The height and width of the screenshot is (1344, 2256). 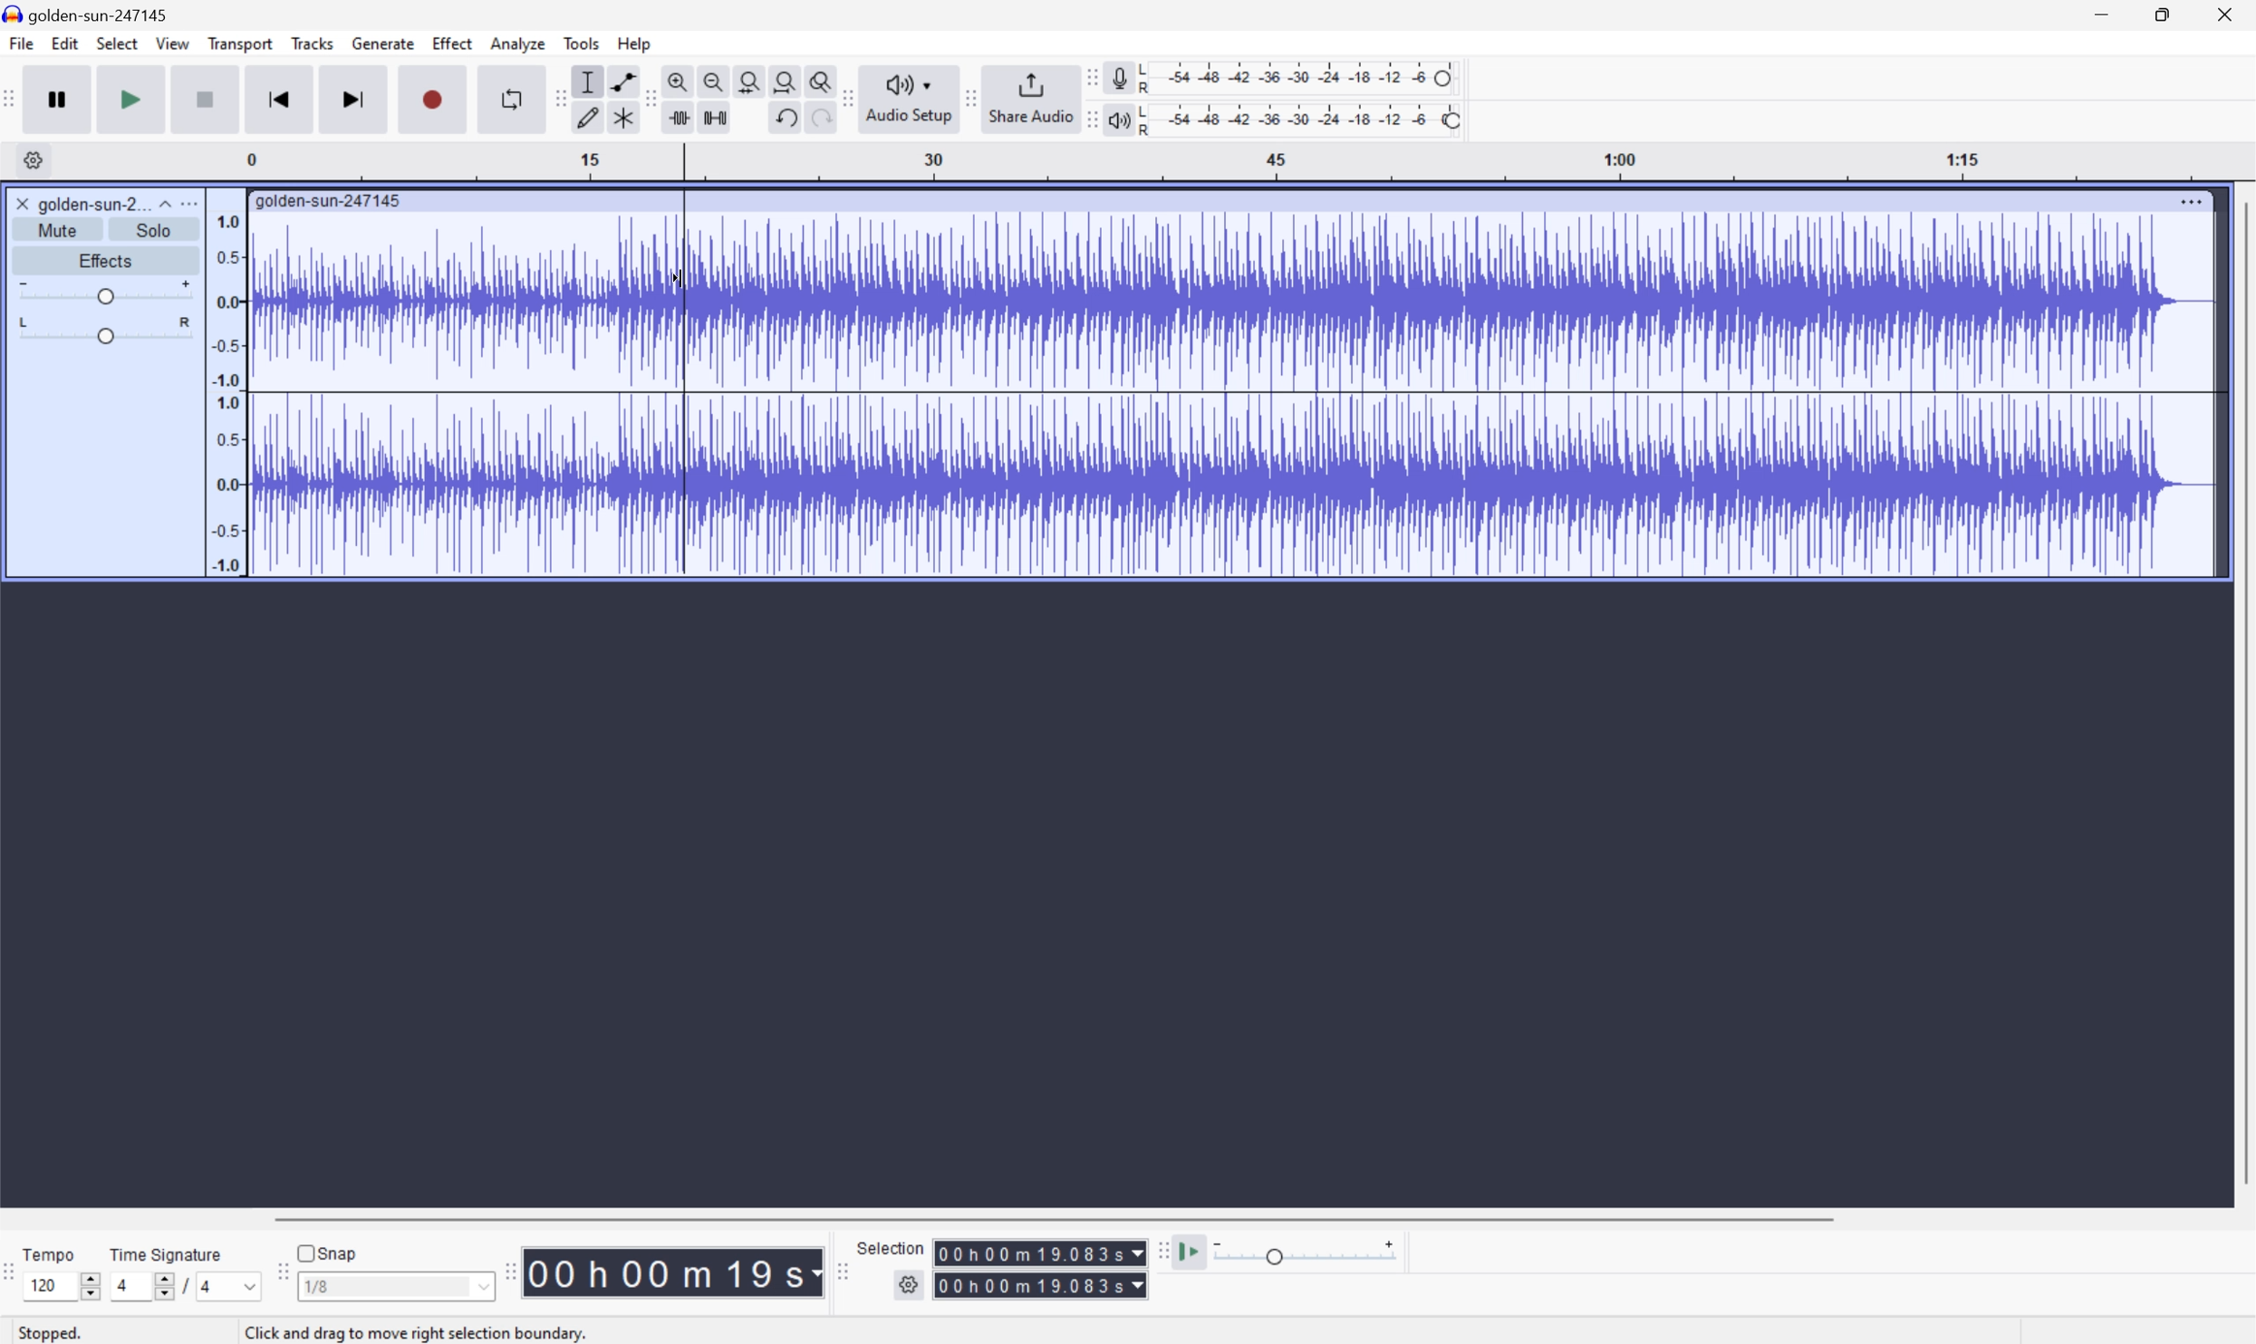 I want to click on Audio, so click(x=1231, y=390).